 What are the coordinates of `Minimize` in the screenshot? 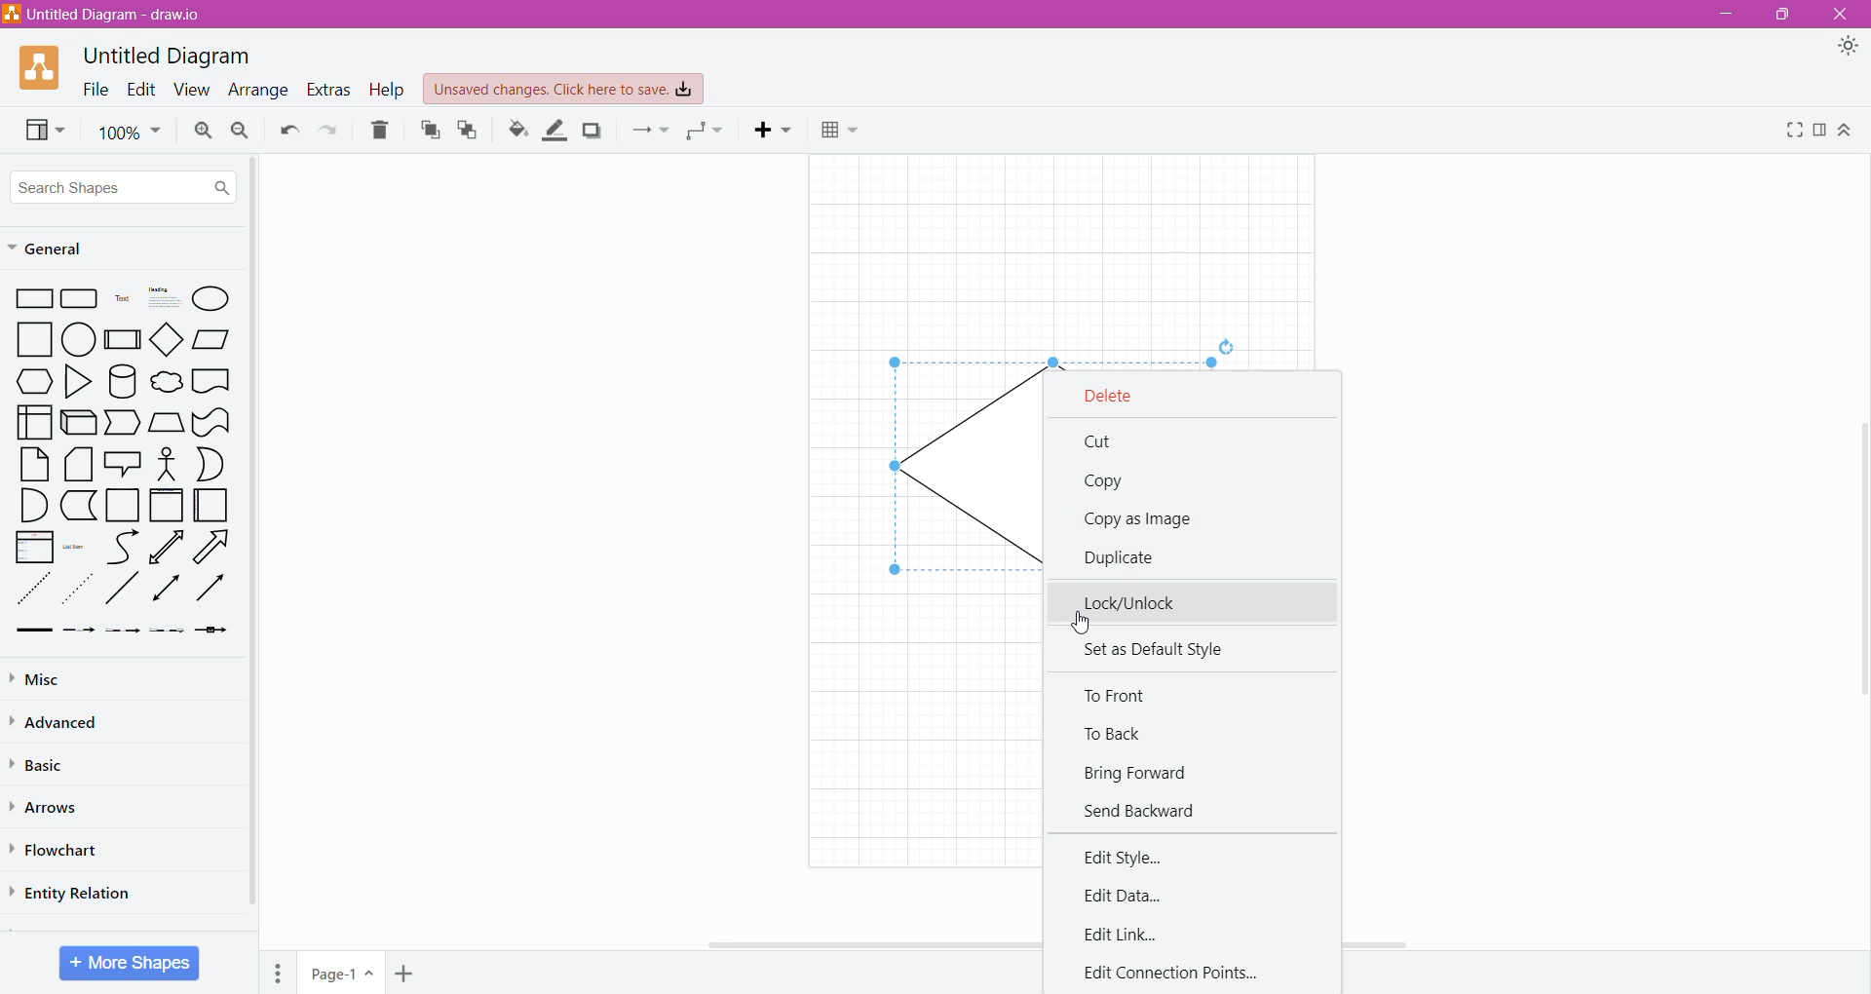 It's located at (1725, 15).